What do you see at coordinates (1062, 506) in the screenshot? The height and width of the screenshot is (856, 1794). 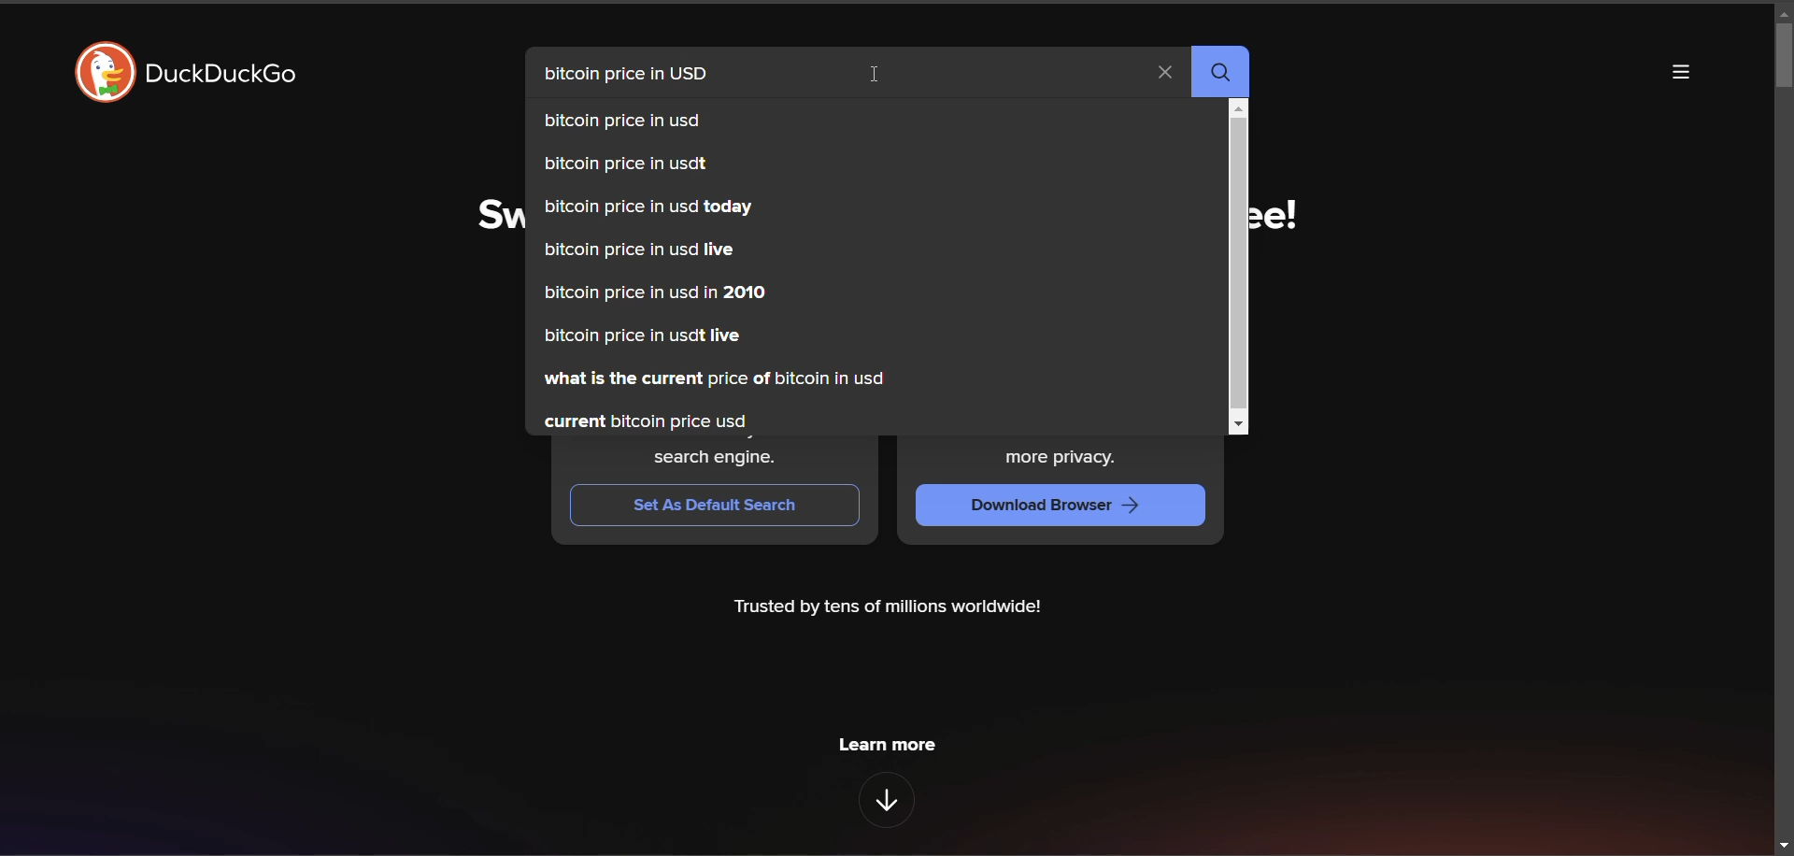 I see `download browser` at bounding box center [1062, 506].